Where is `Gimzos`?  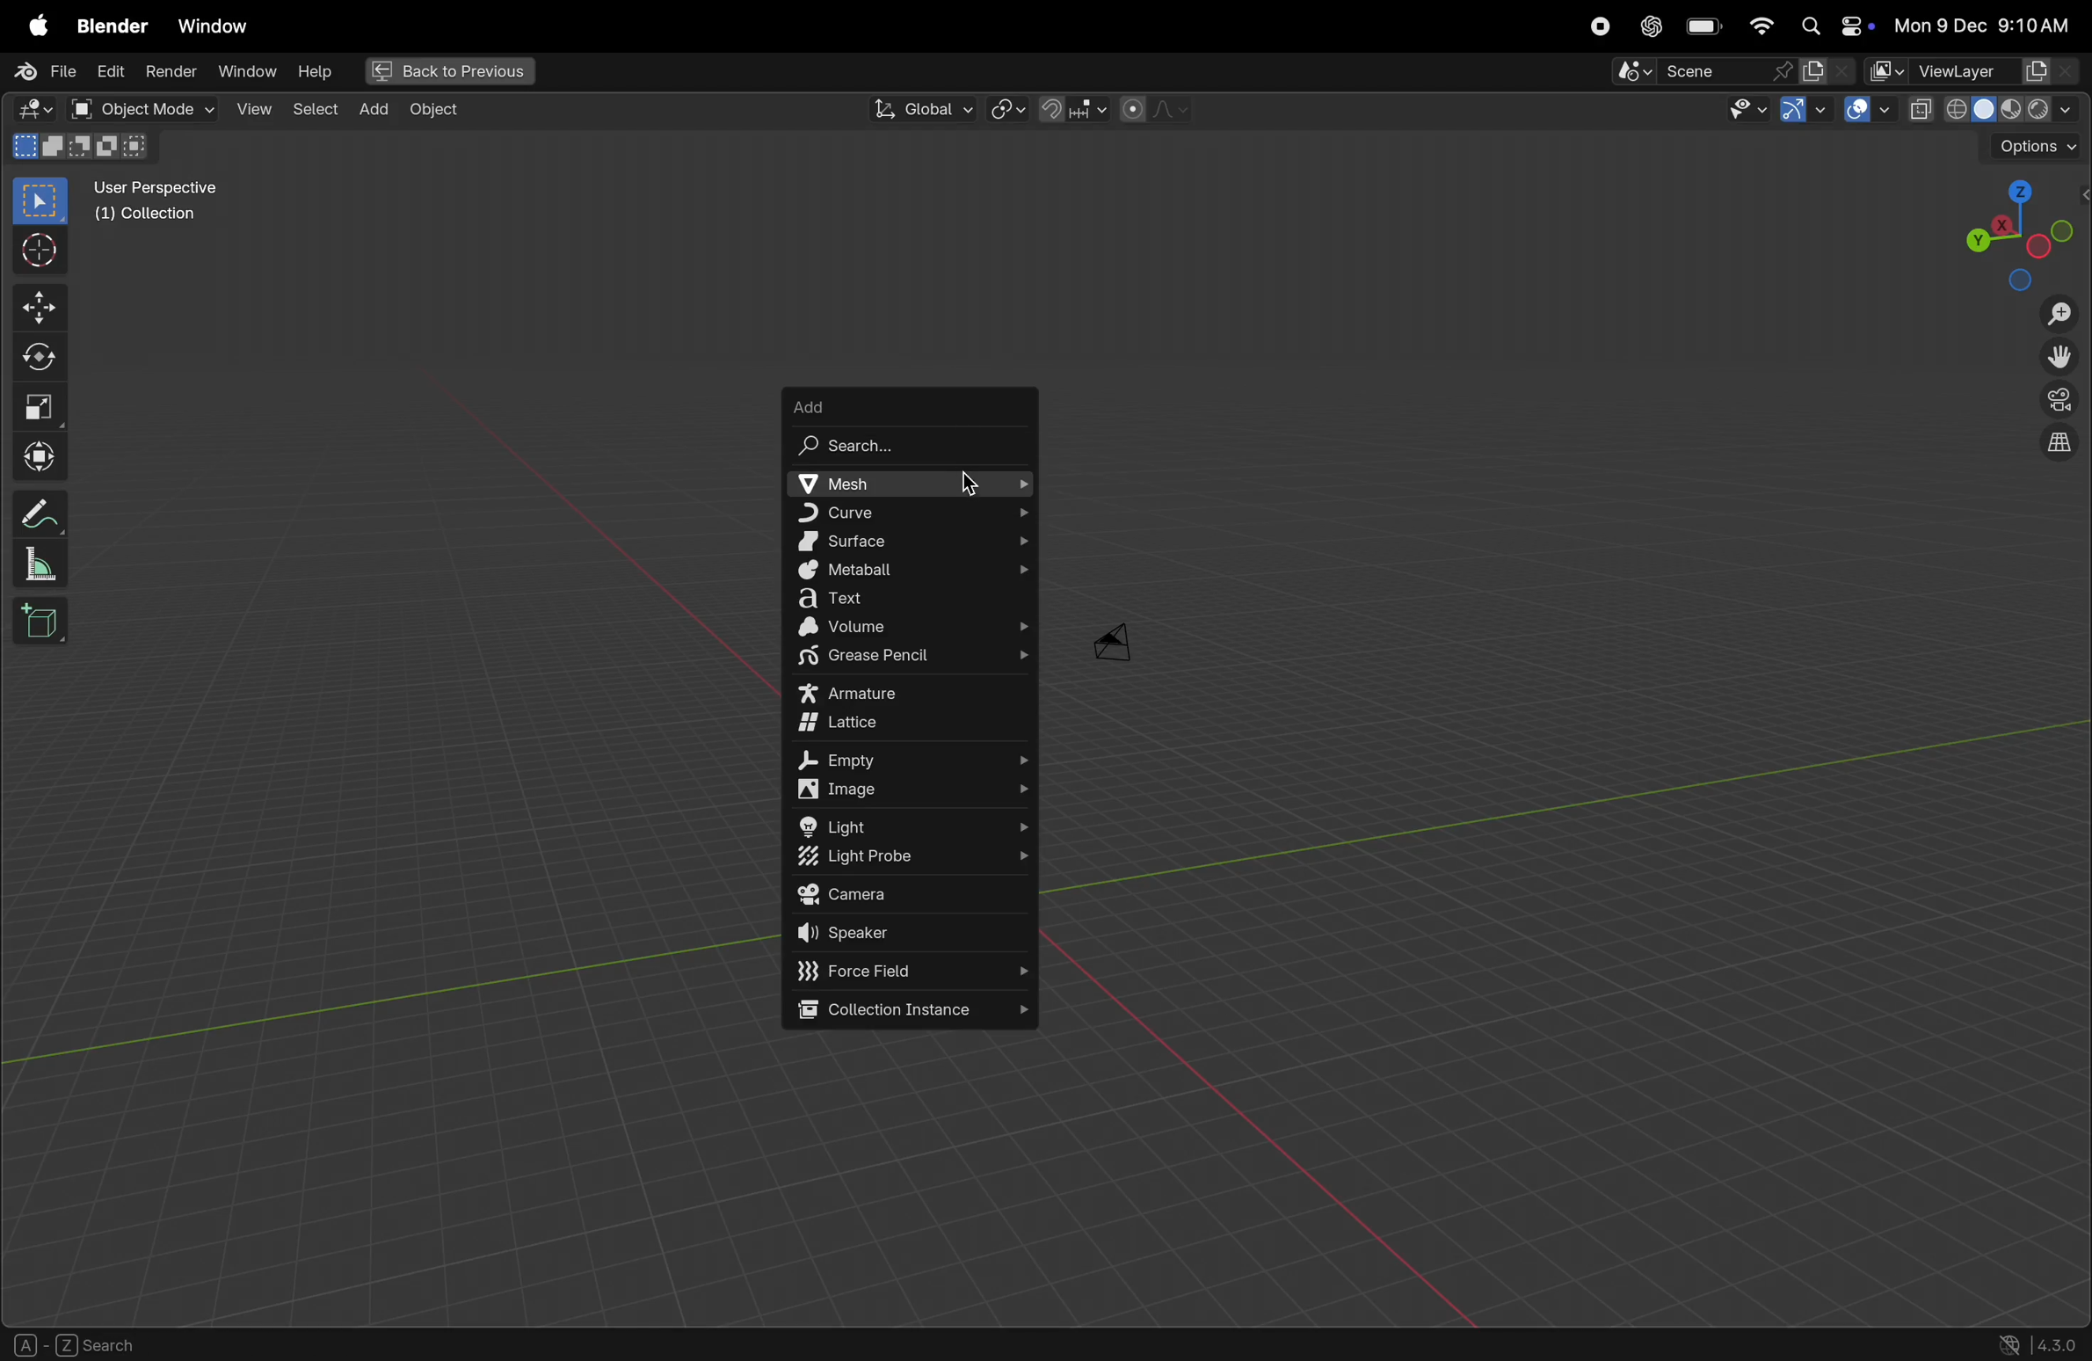 Gimzos is located at coordinates (1802, 111).